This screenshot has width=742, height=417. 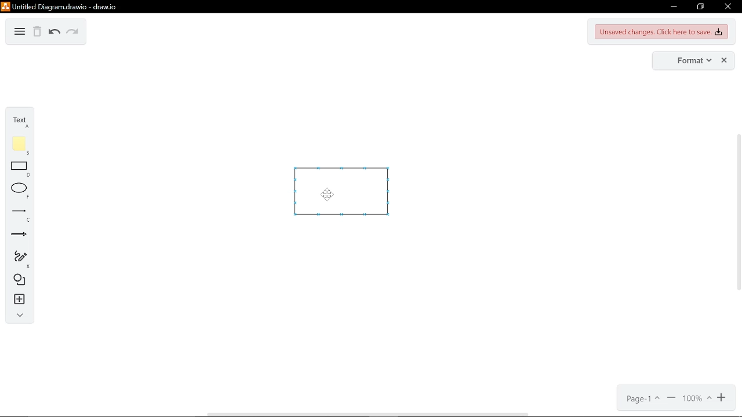 What do you see at coordinates (351, 200) in the screenshot?
I see `current shape` at bounding box center [351, 200].